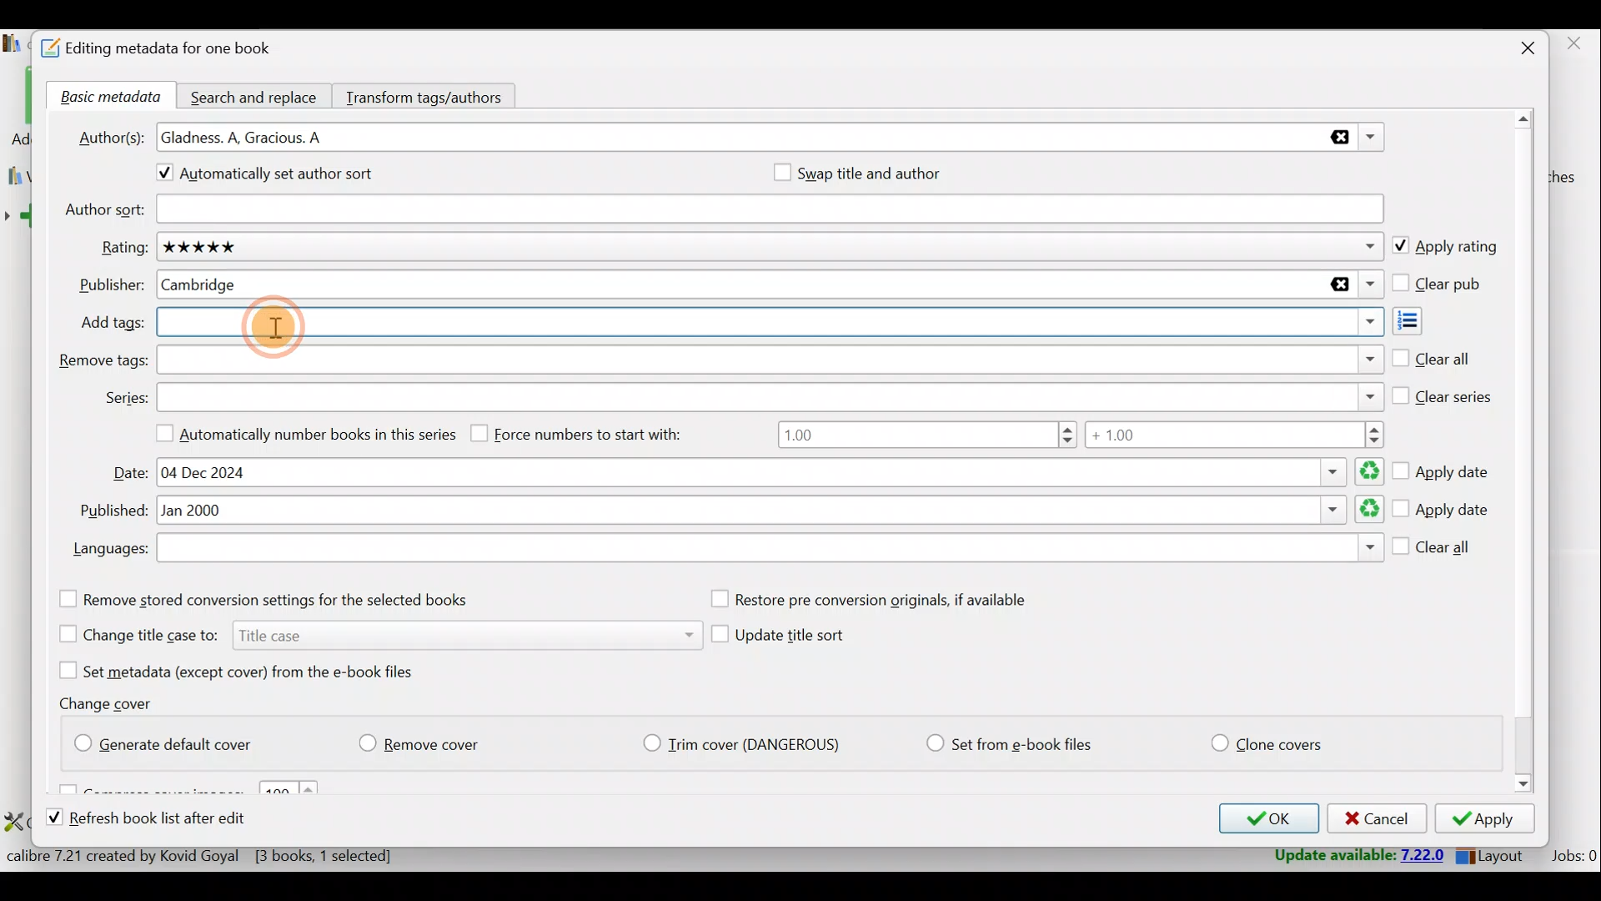 The image size is (1601, 901). Describe the element at coordinates (888, 173) in the screenshot. I see `Swap title and author` at that location.